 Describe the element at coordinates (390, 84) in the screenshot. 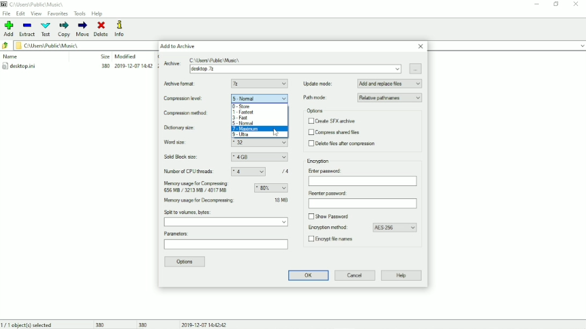

I see `Add and replace files` at that location.